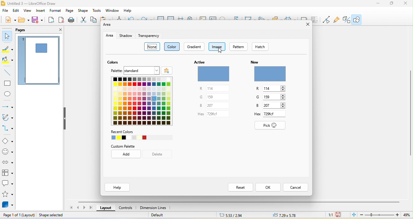 This screenshot has height=219, width=413. Describe the element at coordinates (237, 18) in the screenshot. I see `fontwork text` at that location.